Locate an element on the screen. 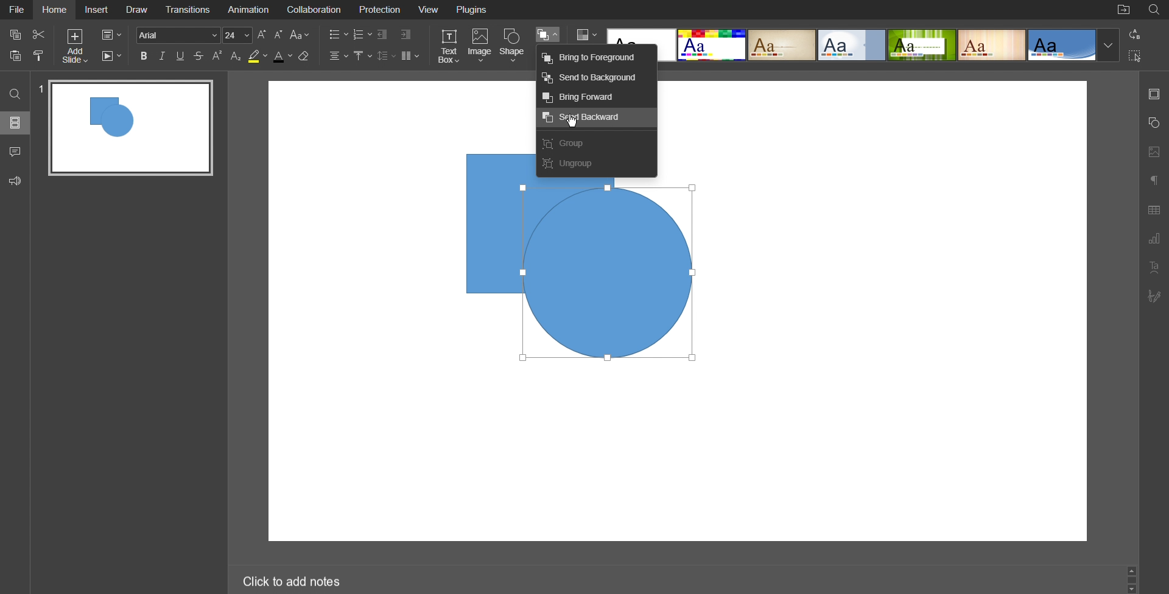 Image resolution: width=1169 pixels, height=594 pixels. Erase is located at coordinates (306, 56).